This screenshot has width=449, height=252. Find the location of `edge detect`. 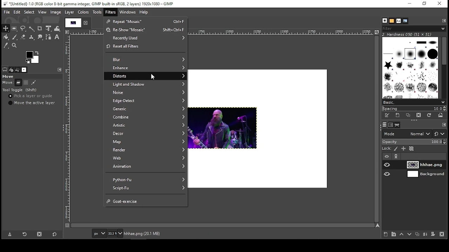

edge detect is located at coordinates (145, 100).